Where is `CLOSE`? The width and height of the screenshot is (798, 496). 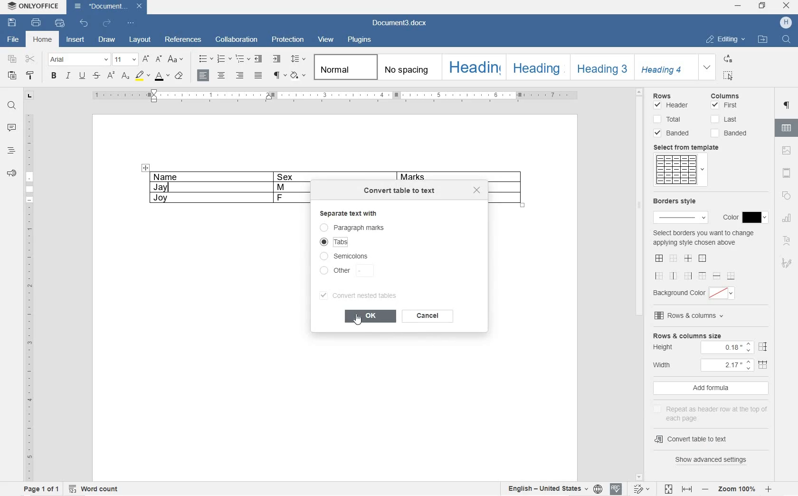
CLOSE is located at coordinates (787, 5).